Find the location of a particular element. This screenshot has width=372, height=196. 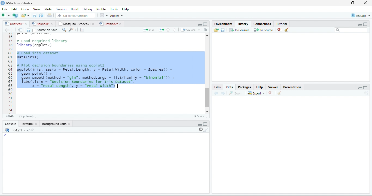

start typing is located at coordinates (8, 135).